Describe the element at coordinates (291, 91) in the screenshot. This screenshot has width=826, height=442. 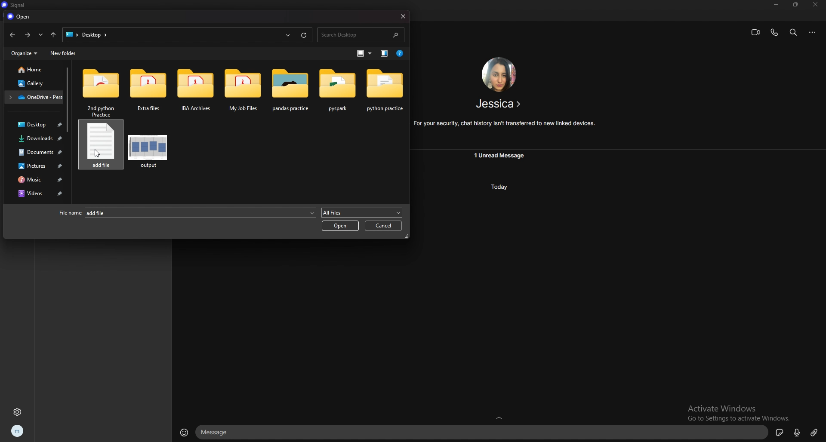
I see `folder` at that location.